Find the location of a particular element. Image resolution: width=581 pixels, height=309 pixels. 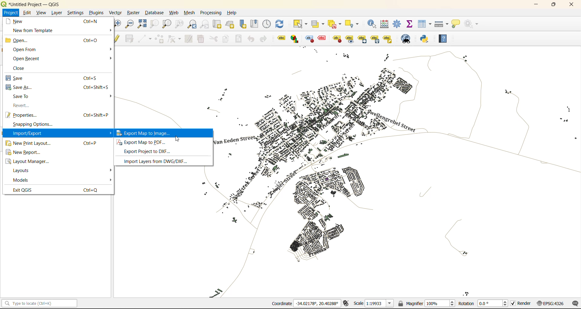

edit is located at coordinates (26, 12).